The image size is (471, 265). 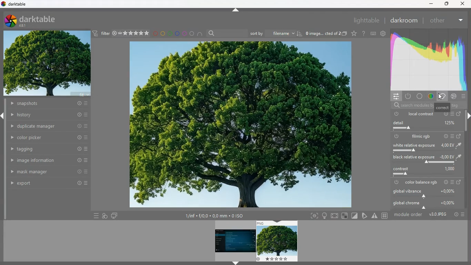 I want to click on screen, so click(x=114, y=216).